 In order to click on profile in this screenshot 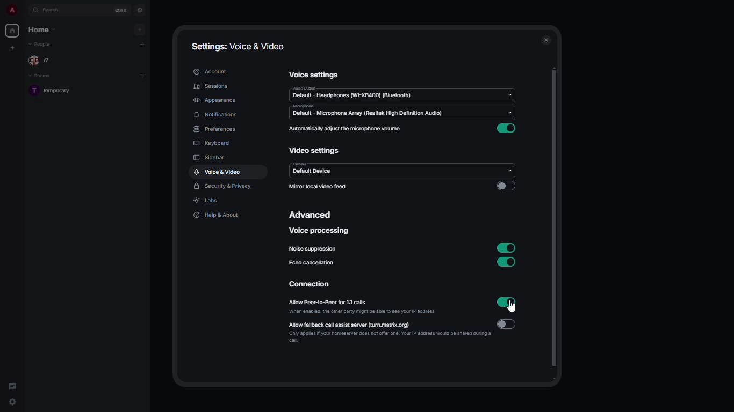, I will do `click(11, 11)`.